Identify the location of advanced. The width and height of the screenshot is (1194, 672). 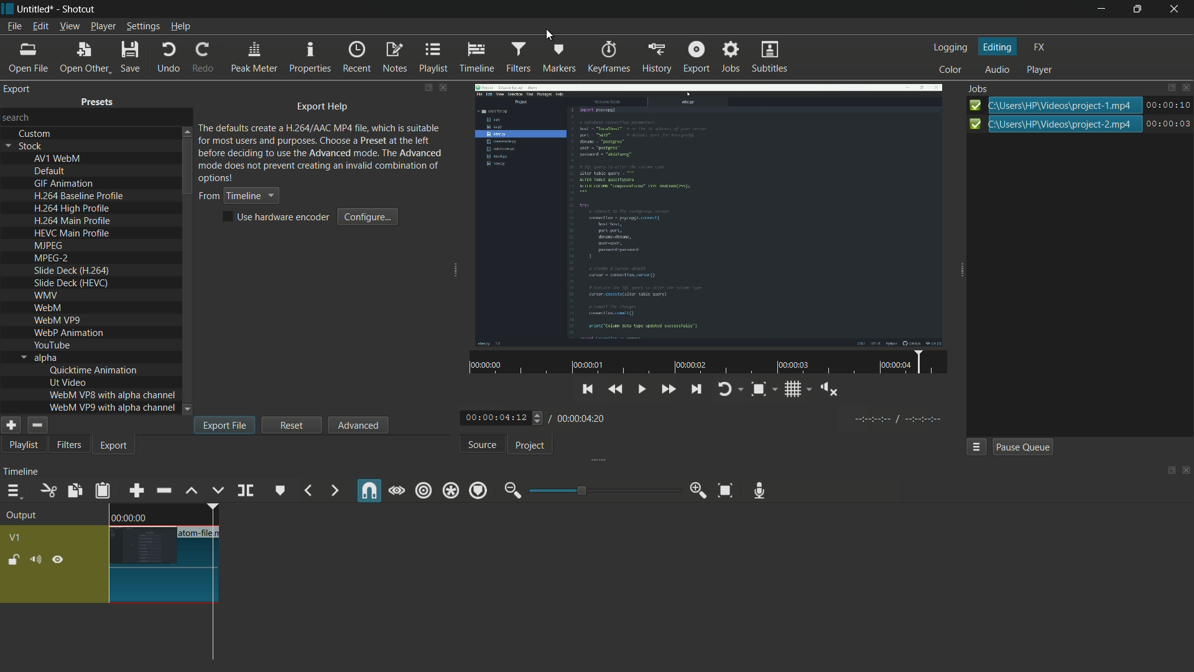
(357, 425).